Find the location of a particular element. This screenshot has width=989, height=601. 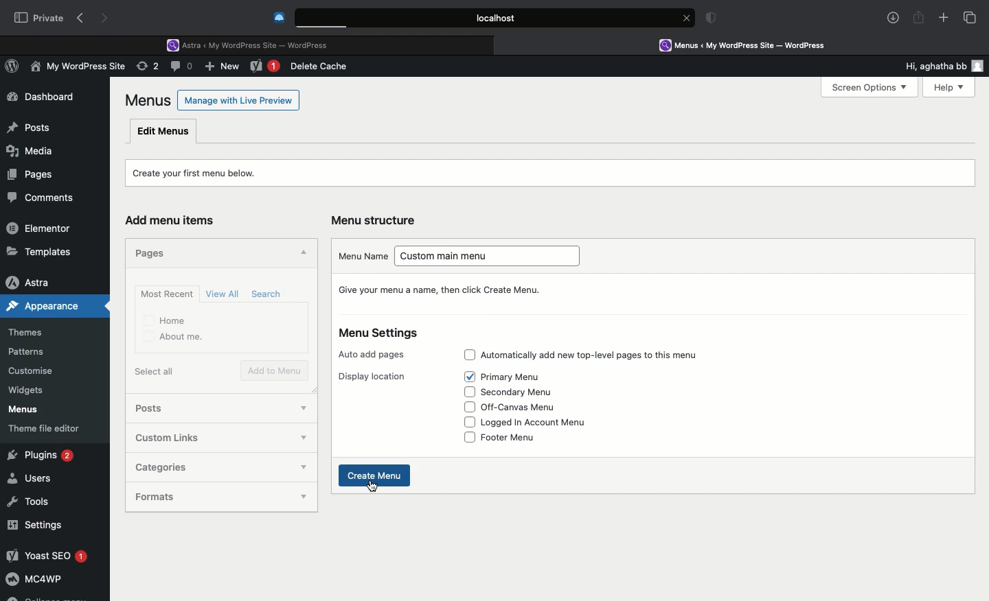

Share is located at coordinates (919, 18).